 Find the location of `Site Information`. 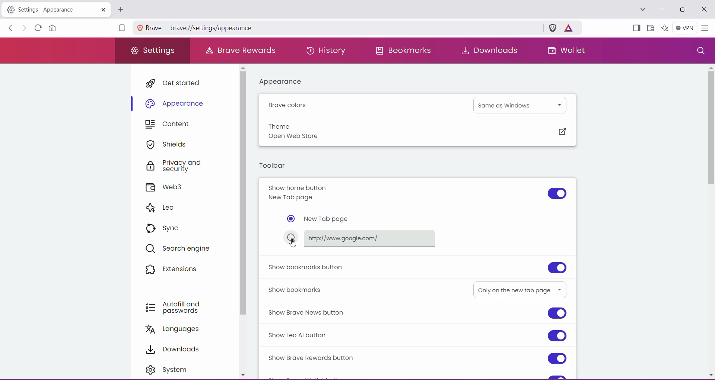

Site Information is located at coordinates (140, 28).